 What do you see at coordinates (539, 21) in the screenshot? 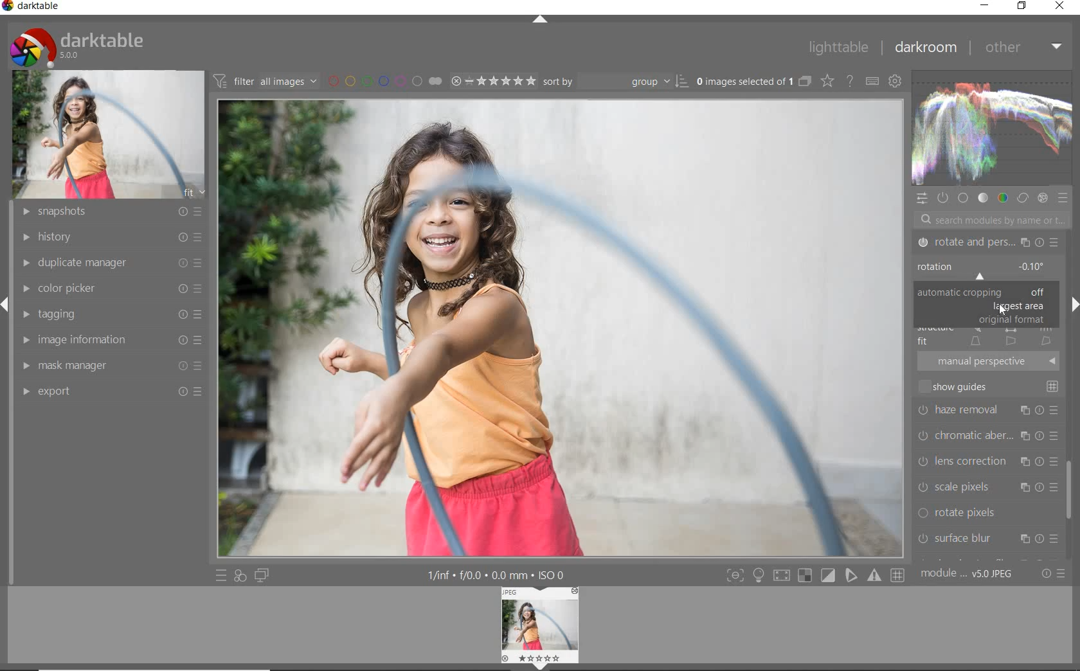
I see `expand/collapse` at bounding box center [539, 21].